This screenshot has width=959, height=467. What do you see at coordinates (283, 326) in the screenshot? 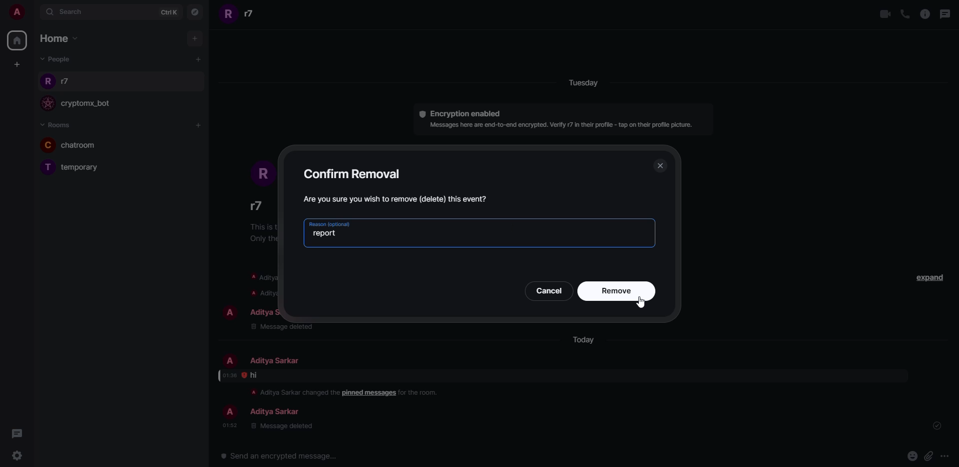
I see `message deleted` at bounding box center [283, 326].